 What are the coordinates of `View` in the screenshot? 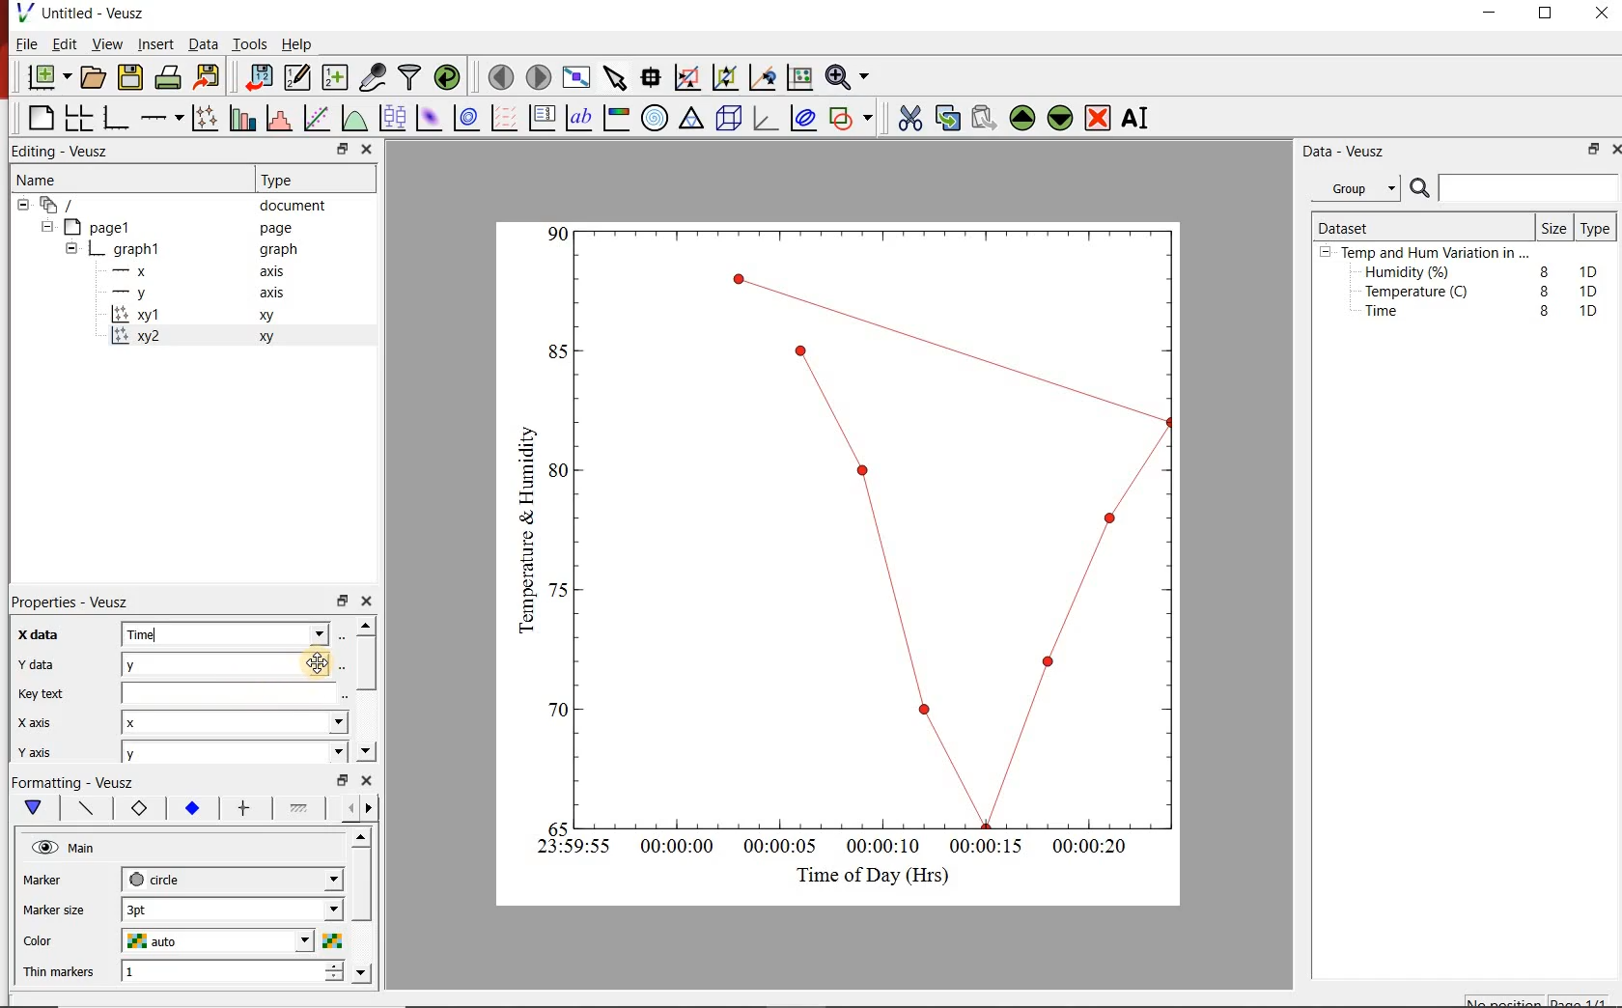 It's located at (107, 44).